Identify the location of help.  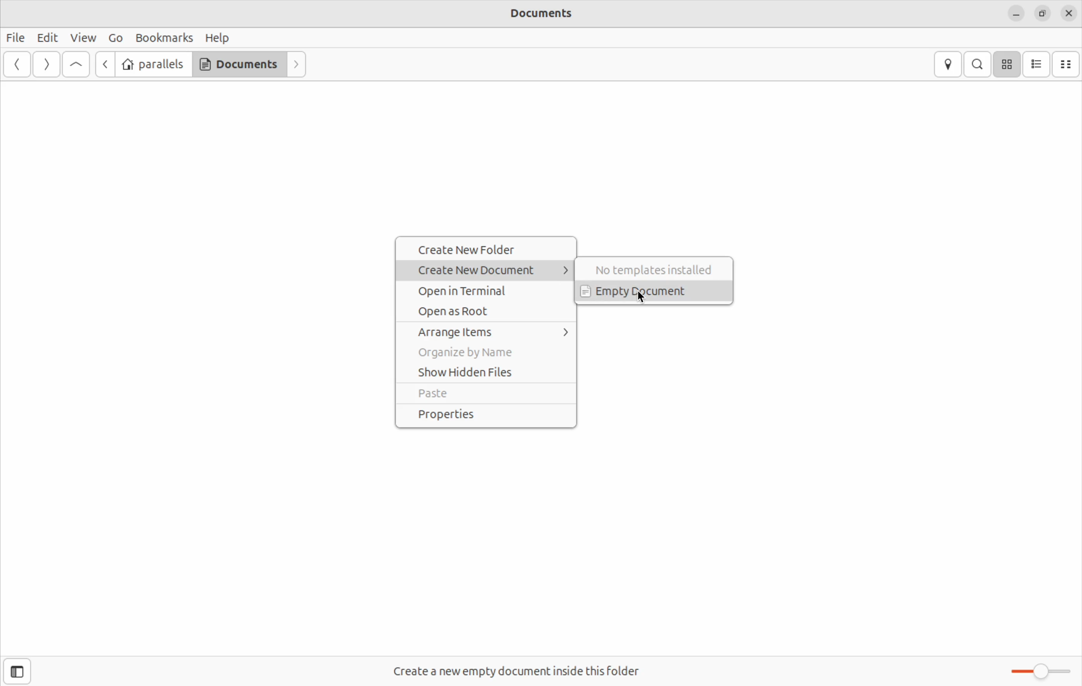
(218, 37).